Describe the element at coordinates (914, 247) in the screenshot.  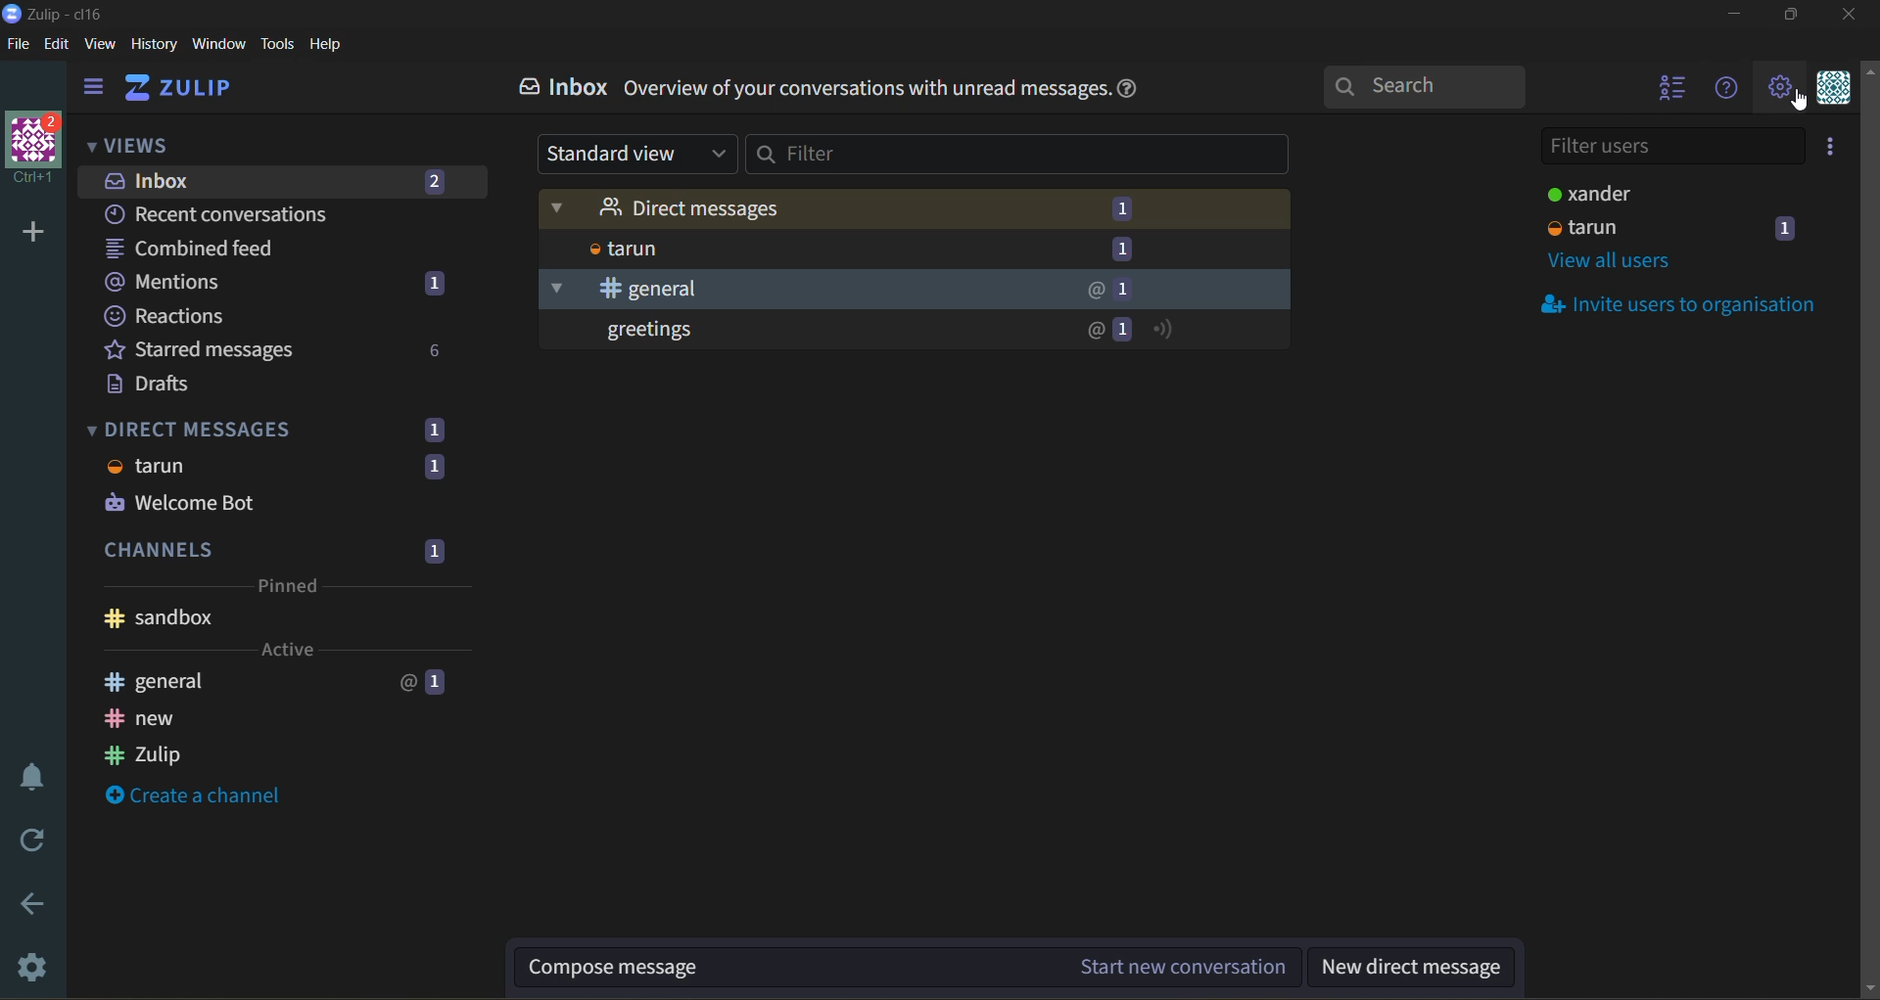
I see `tarun` at that location.